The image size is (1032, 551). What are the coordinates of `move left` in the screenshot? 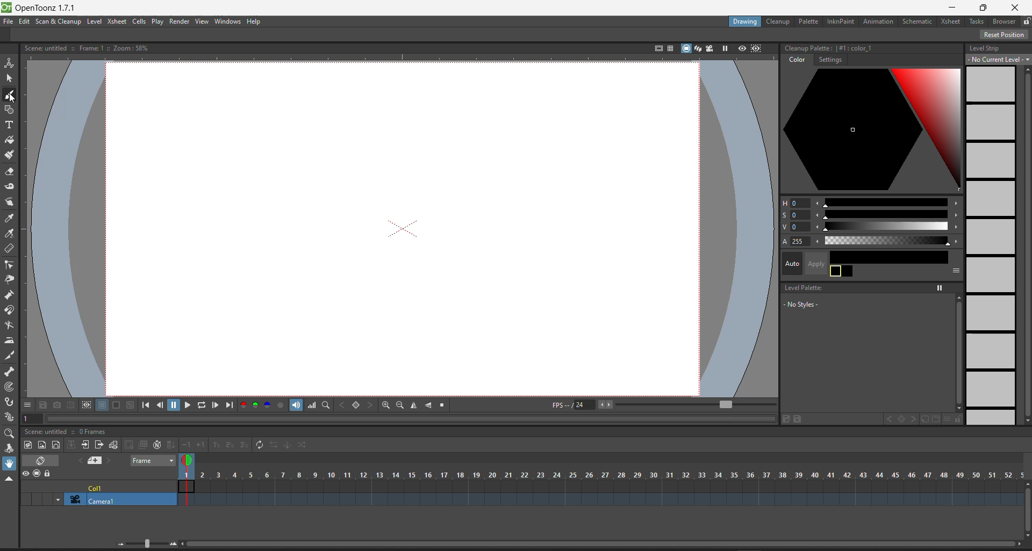 It's located at (818, 202).